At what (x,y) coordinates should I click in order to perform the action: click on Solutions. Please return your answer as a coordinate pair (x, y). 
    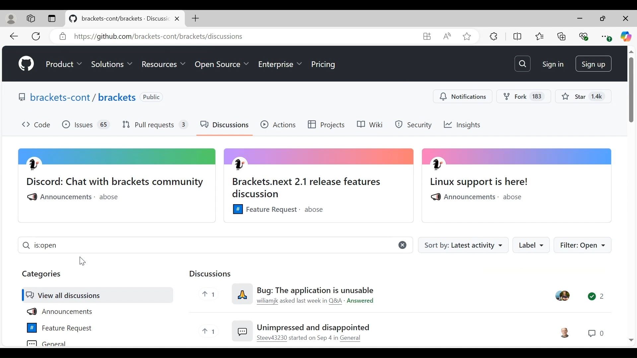
    Looking at the image, I should click on (112, 65).